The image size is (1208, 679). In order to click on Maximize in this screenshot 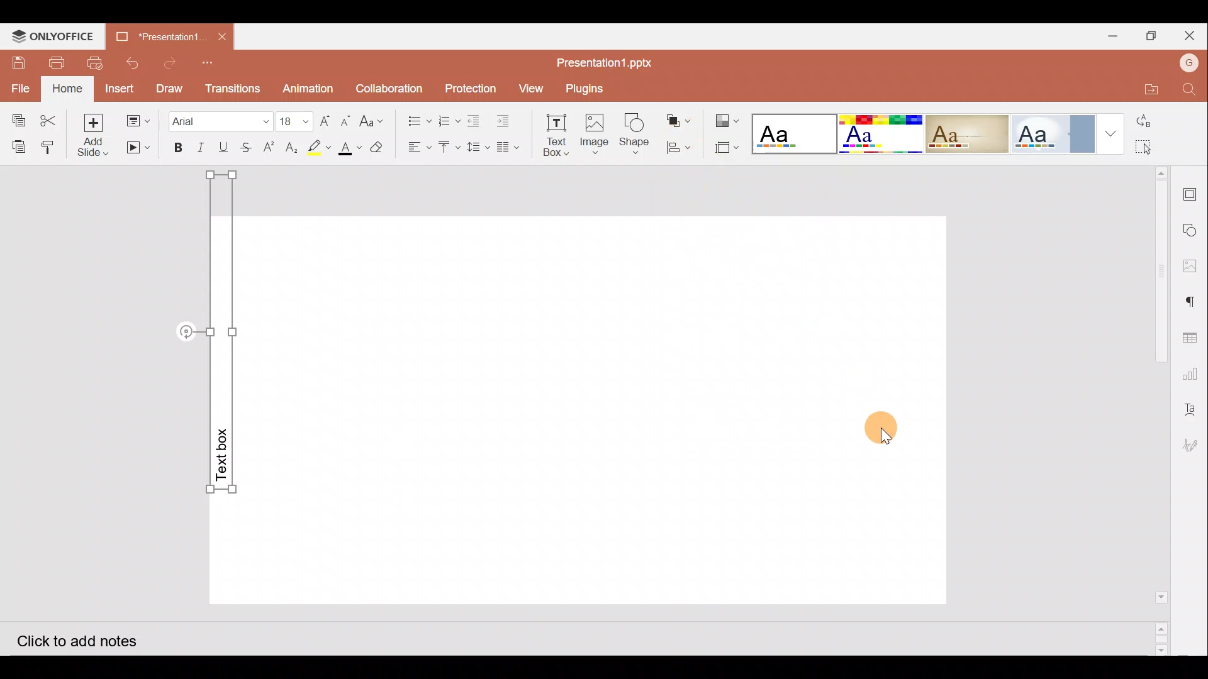, I will do `click(1155, 35)`.